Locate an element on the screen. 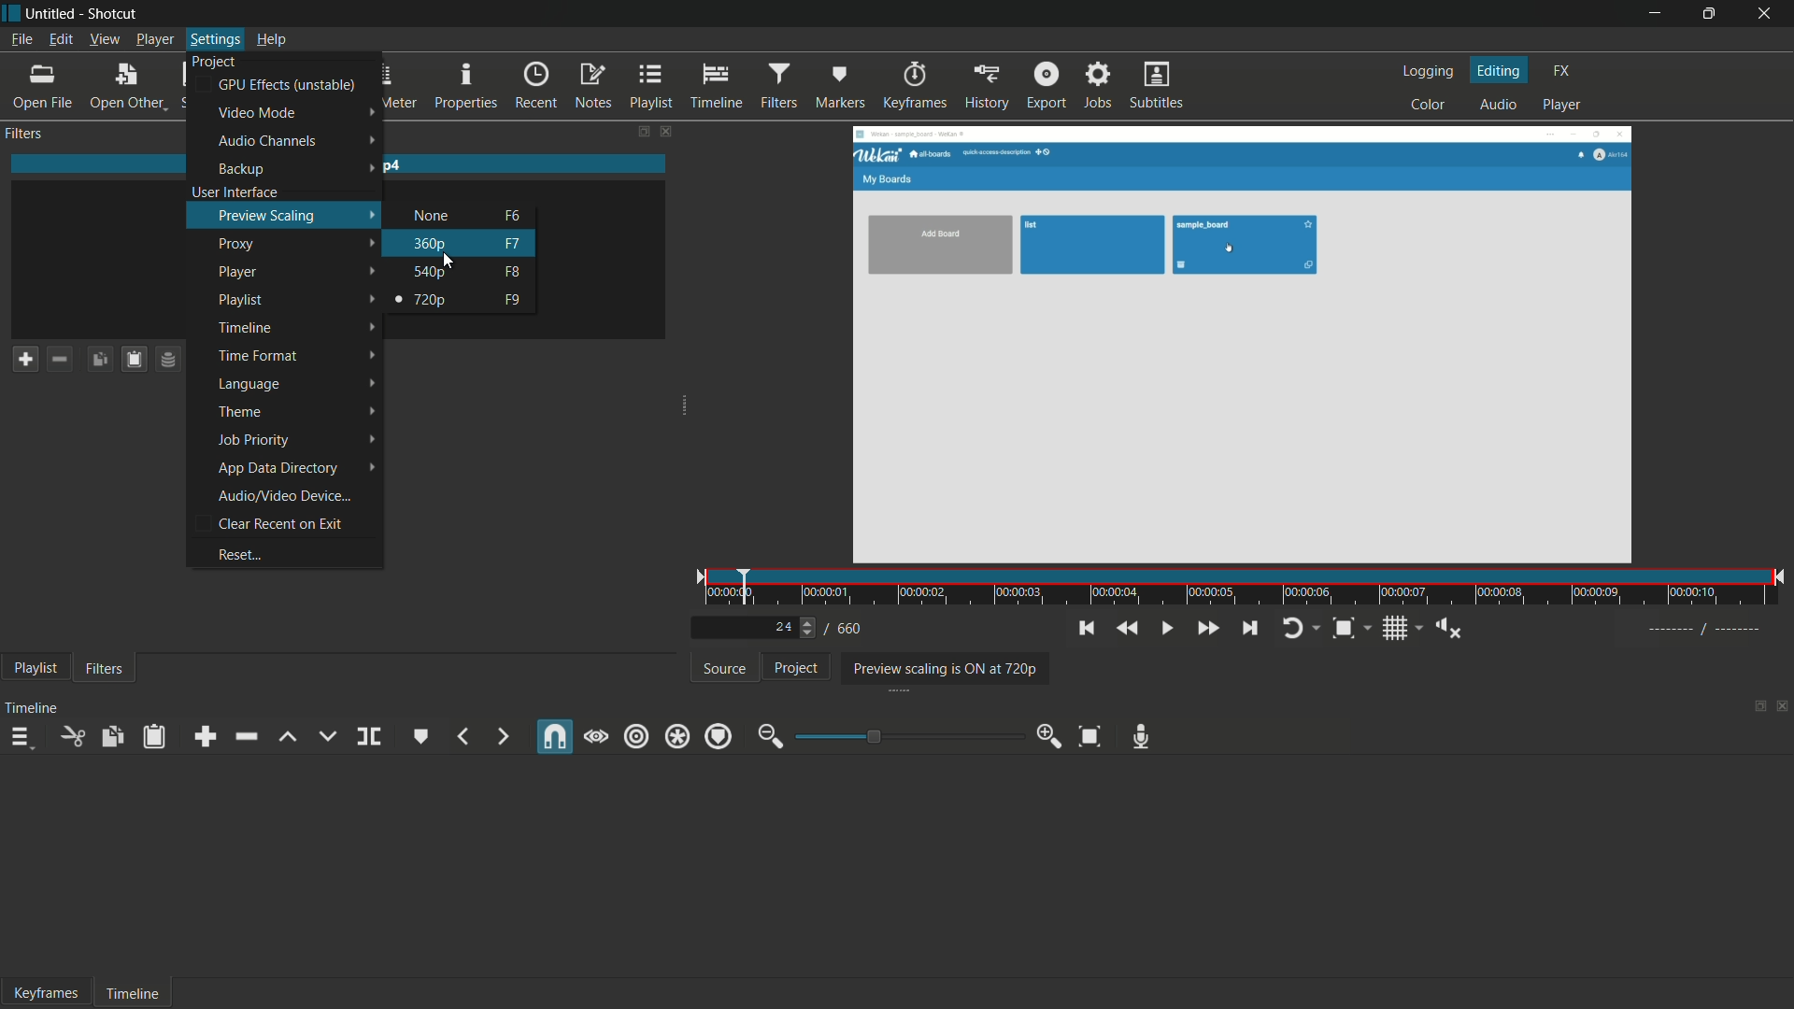 Image resolution: width=1794 pixels, height=1009 pixels. none is located at coordinates (433, 216).